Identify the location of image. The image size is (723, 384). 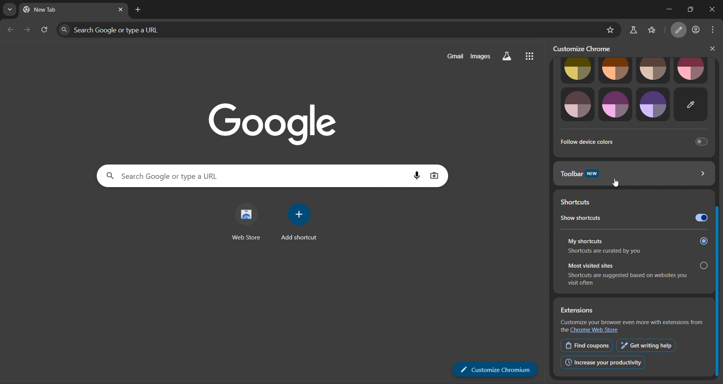
(692, 105).